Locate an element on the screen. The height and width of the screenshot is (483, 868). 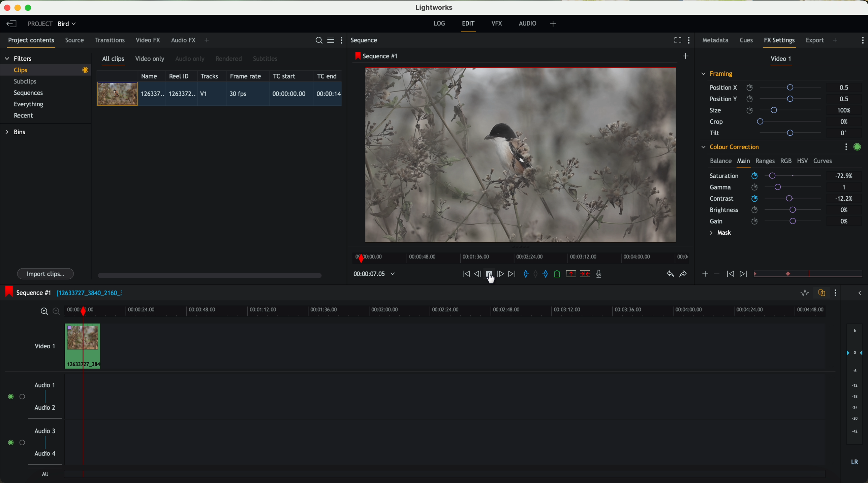
add panel is located at coordinates (837, 41).